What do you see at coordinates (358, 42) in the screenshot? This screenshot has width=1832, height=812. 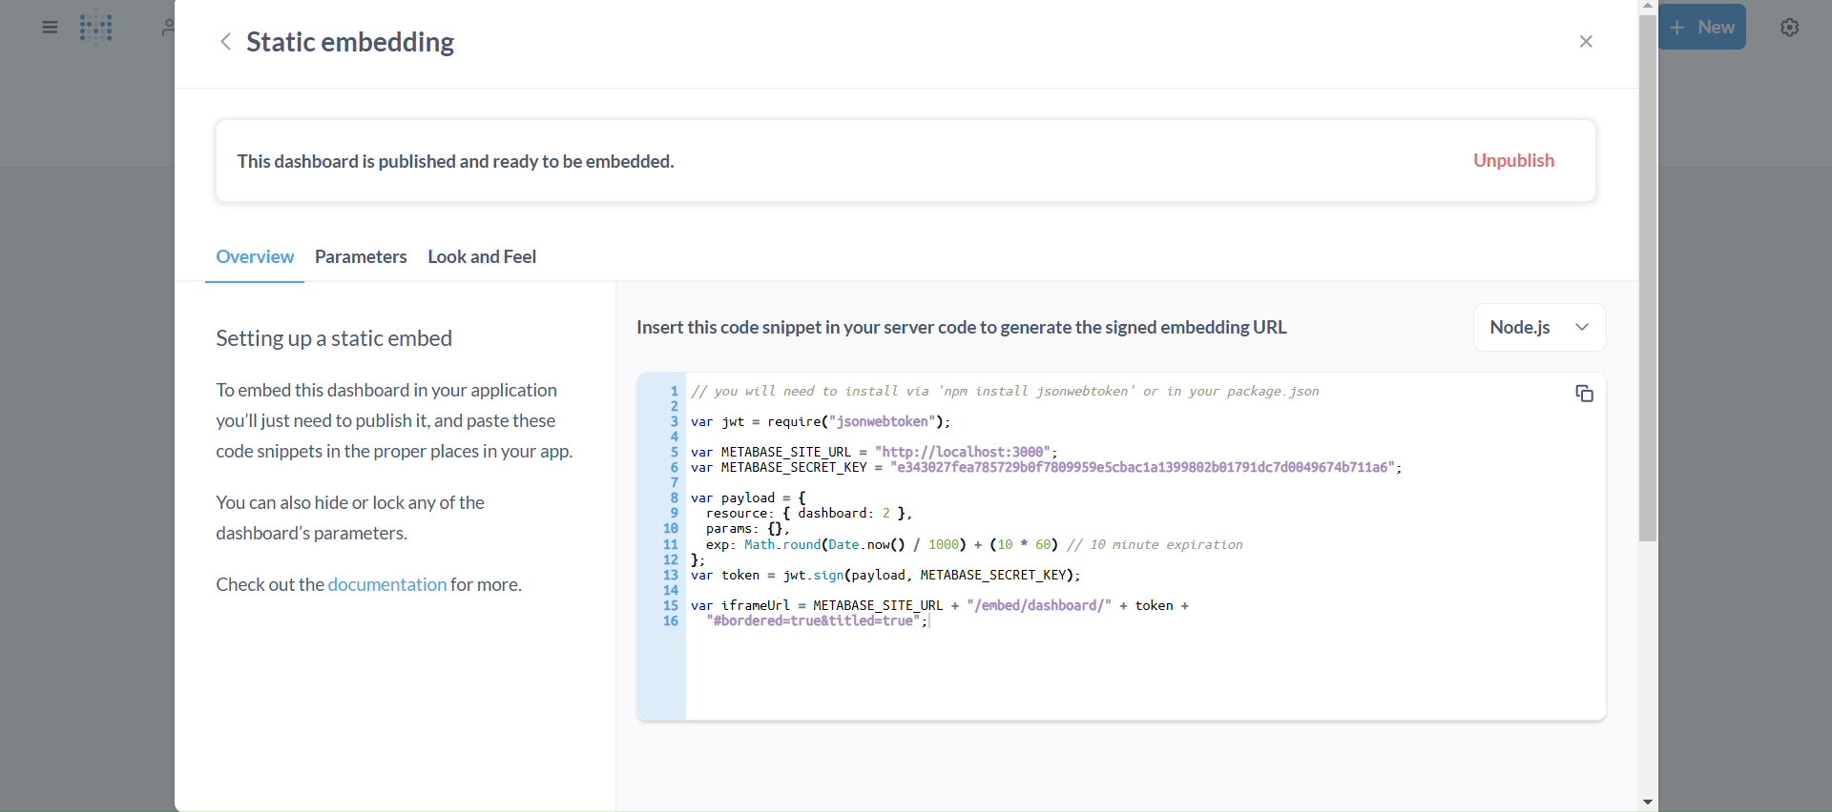 I see `static embedding` at bounding box center [358, 42].